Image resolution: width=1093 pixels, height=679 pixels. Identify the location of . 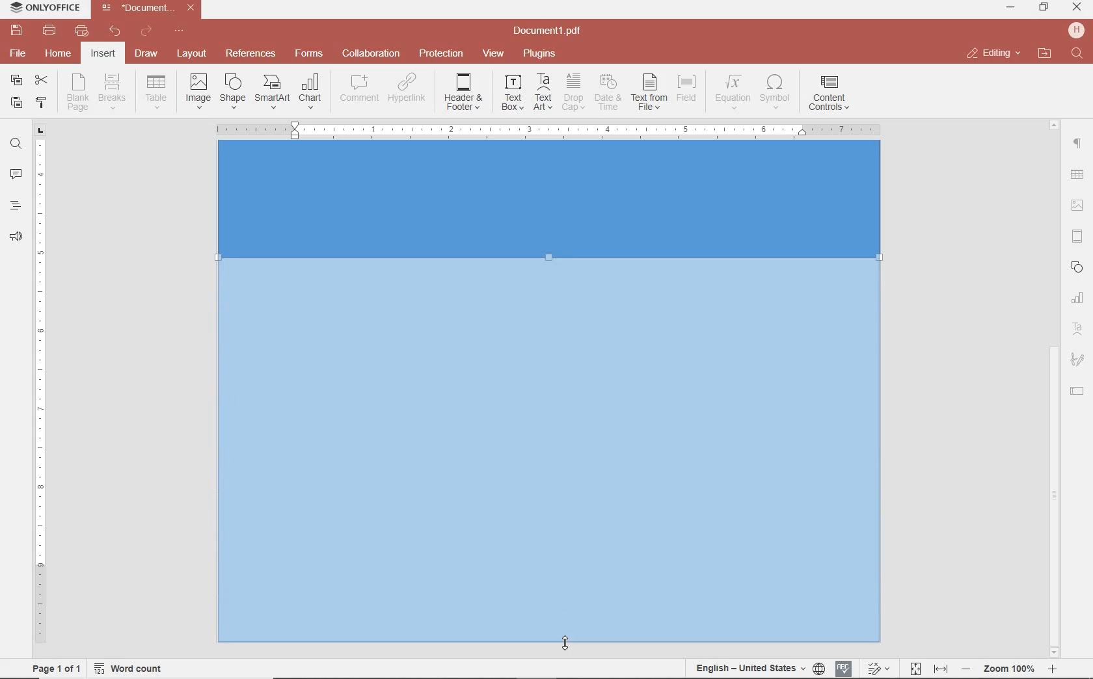
(1009, 669).